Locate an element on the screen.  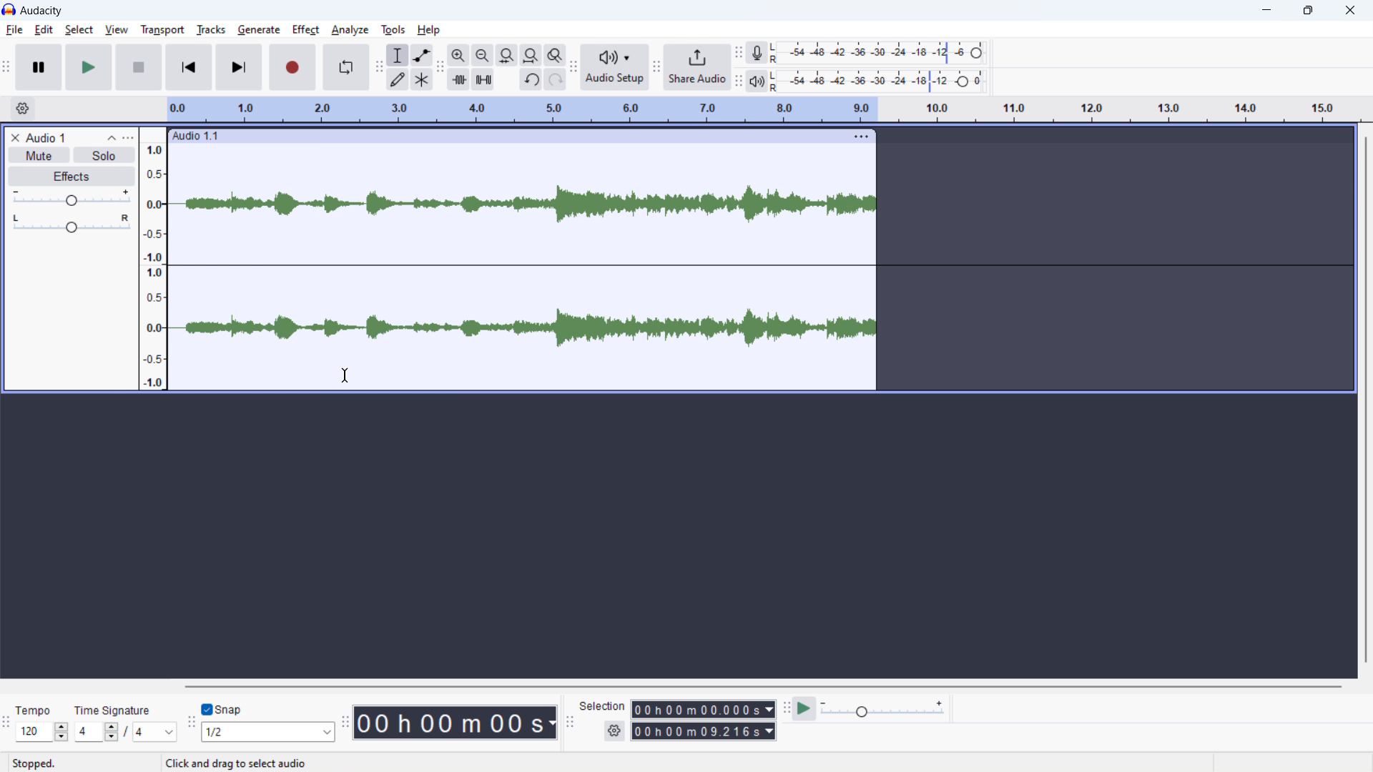
selection settings is located at coordinates (614, 731).